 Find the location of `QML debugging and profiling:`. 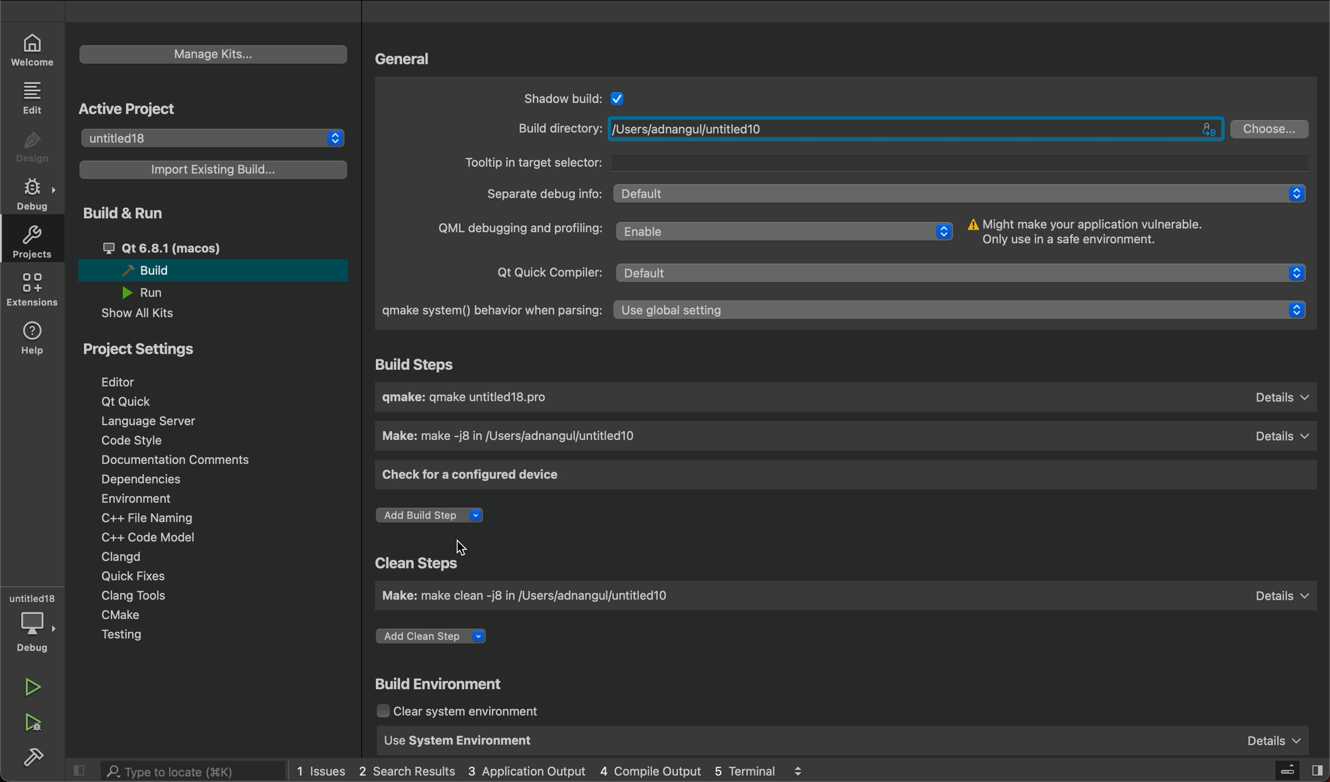

QML debugging and profiling: is located at coordinates (517, 228).